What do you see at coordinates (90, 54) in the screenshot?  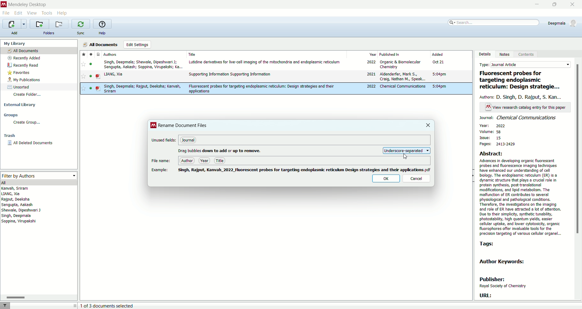 I see `read/unread` at bounding box center [90, 54].